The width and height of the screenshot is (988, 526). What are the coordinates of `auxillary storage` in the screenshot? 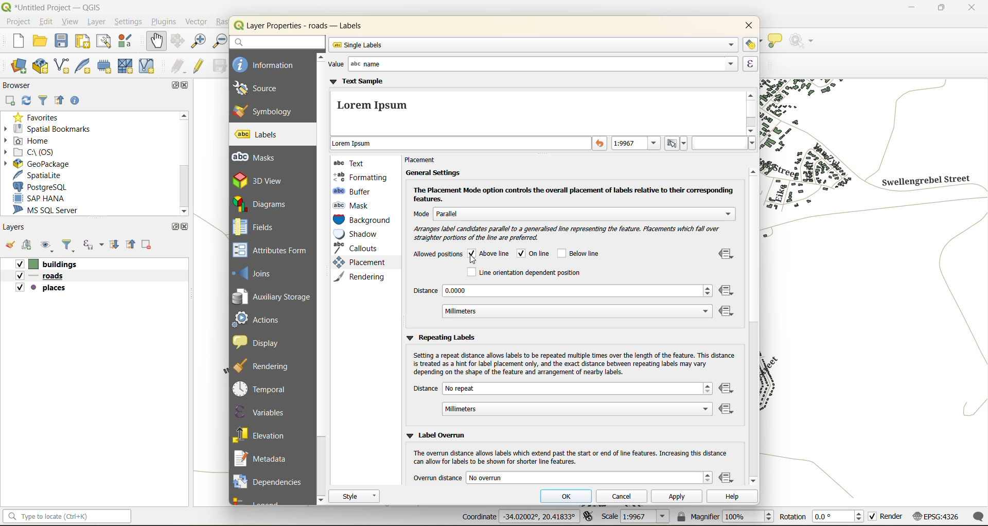 It's located at (272, 299).